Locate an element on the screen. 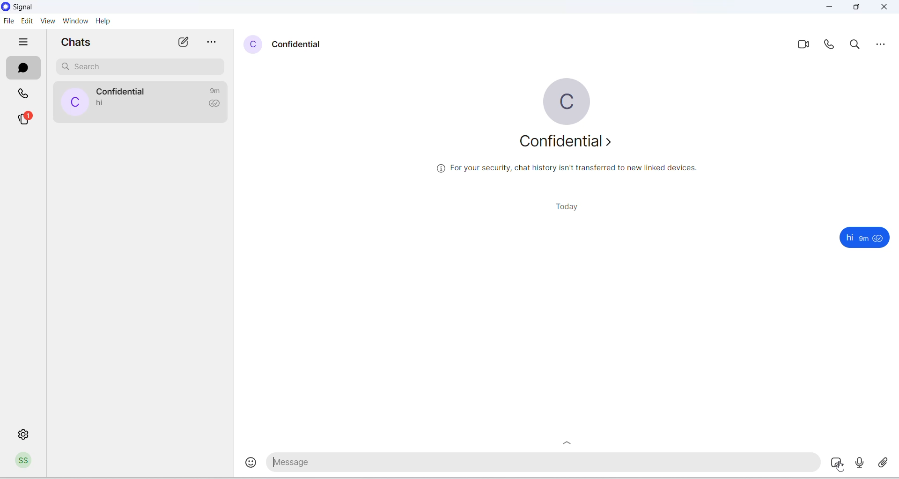 The image size is (899, 479). minimize is located at coordinates (830, 8).